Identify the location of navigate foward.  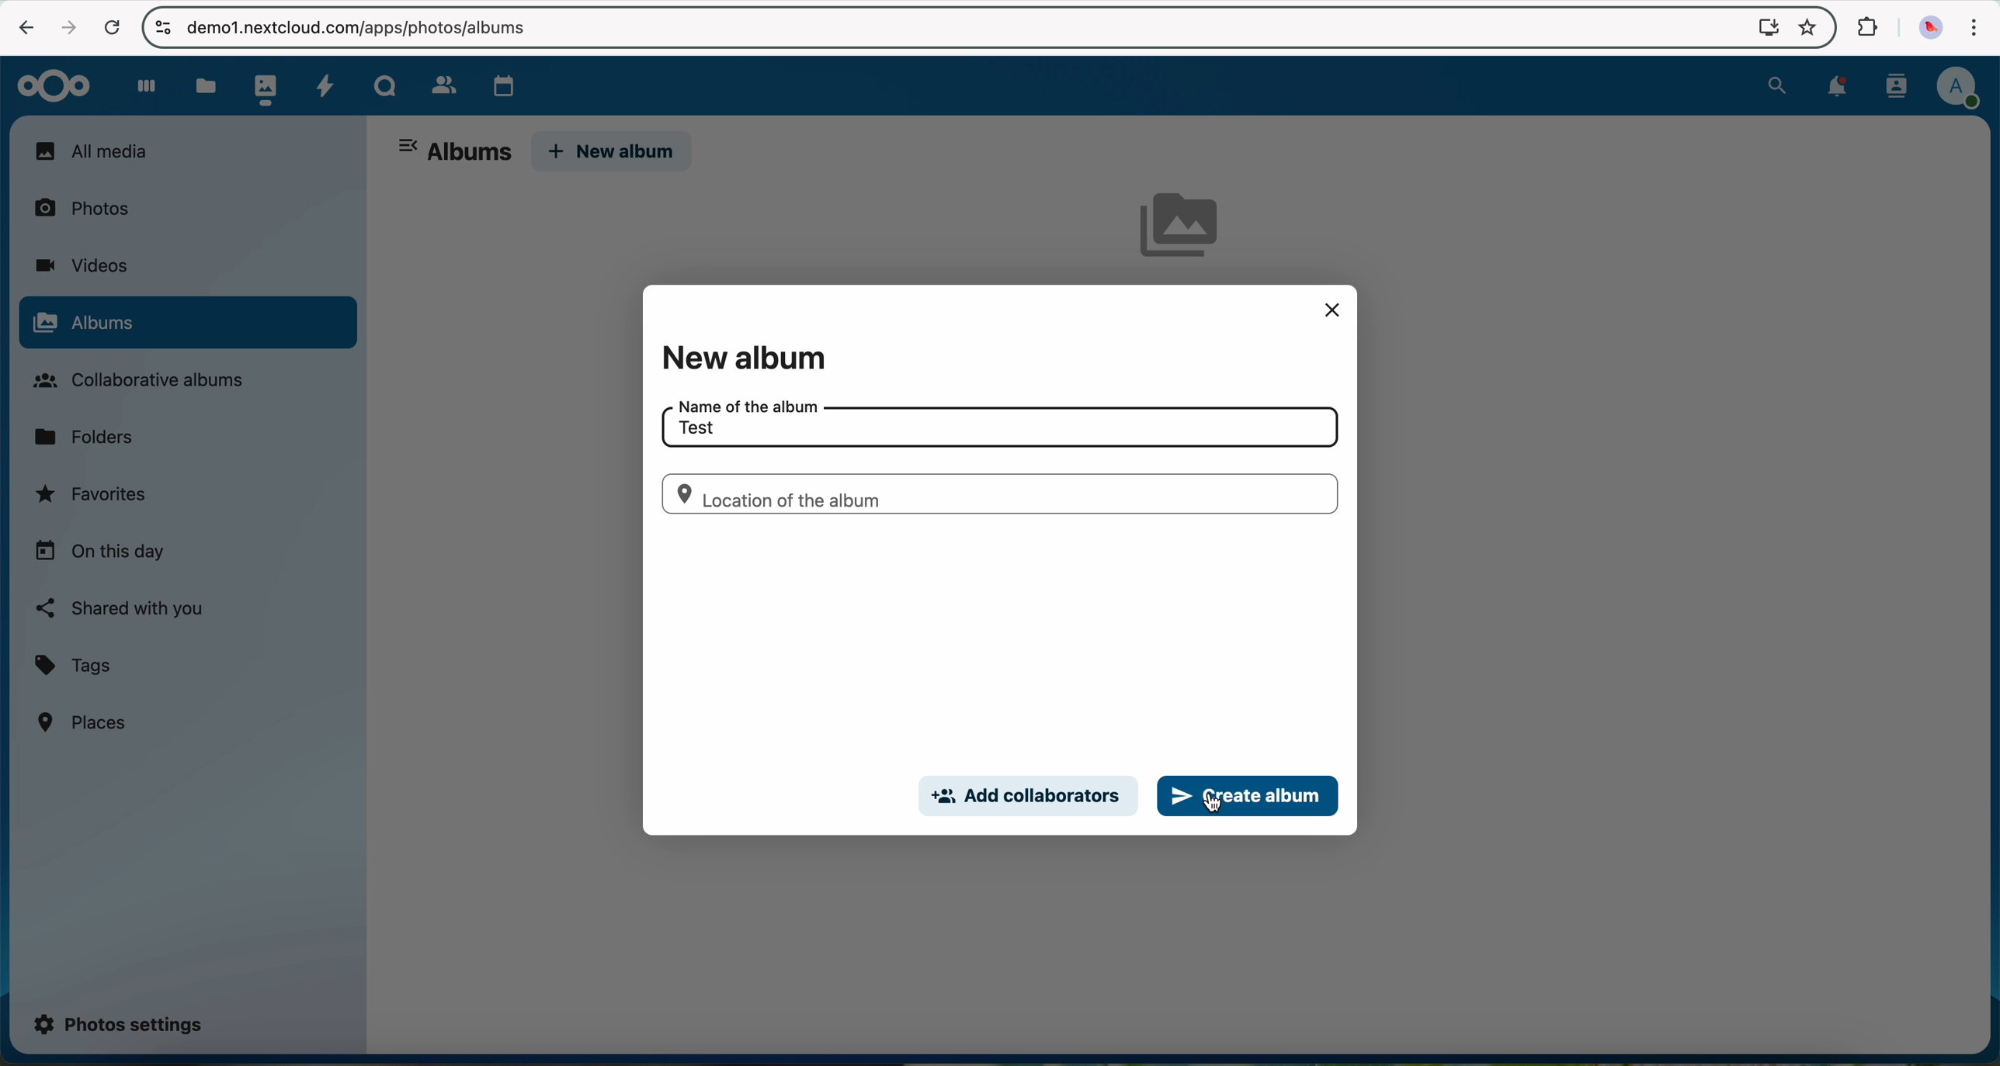
(65, 27).